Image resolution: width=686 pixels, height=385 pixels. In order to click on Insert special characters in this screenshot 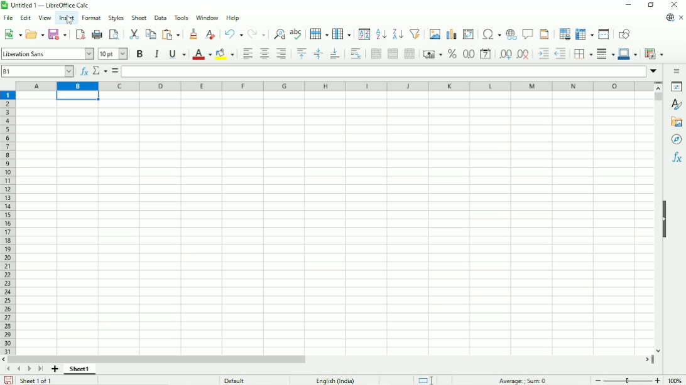, I will do `click(492, 33)`.